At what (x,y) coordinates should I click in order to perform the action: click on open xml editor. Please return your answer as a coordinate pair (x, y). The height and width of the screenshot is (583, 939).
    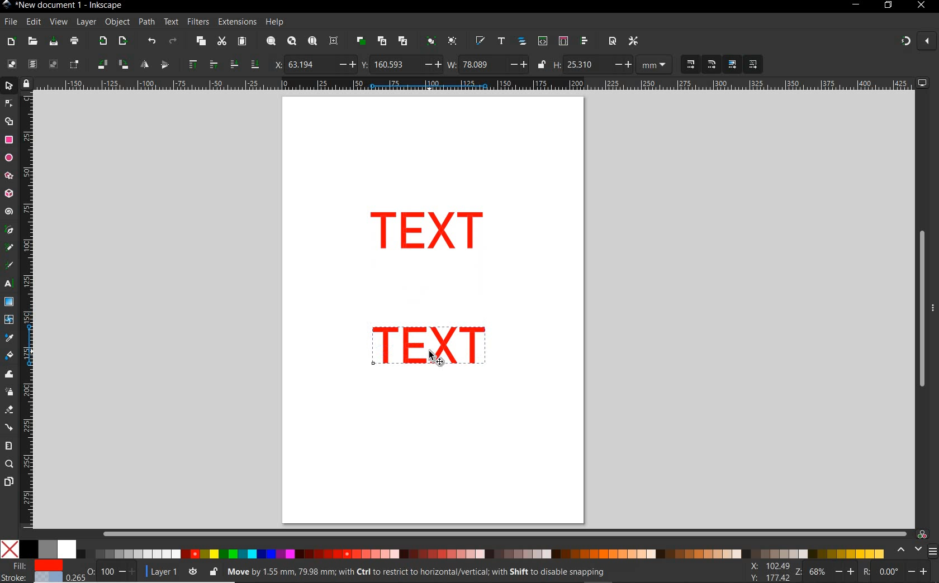
    Looking at the image, I should click on (542, 41).